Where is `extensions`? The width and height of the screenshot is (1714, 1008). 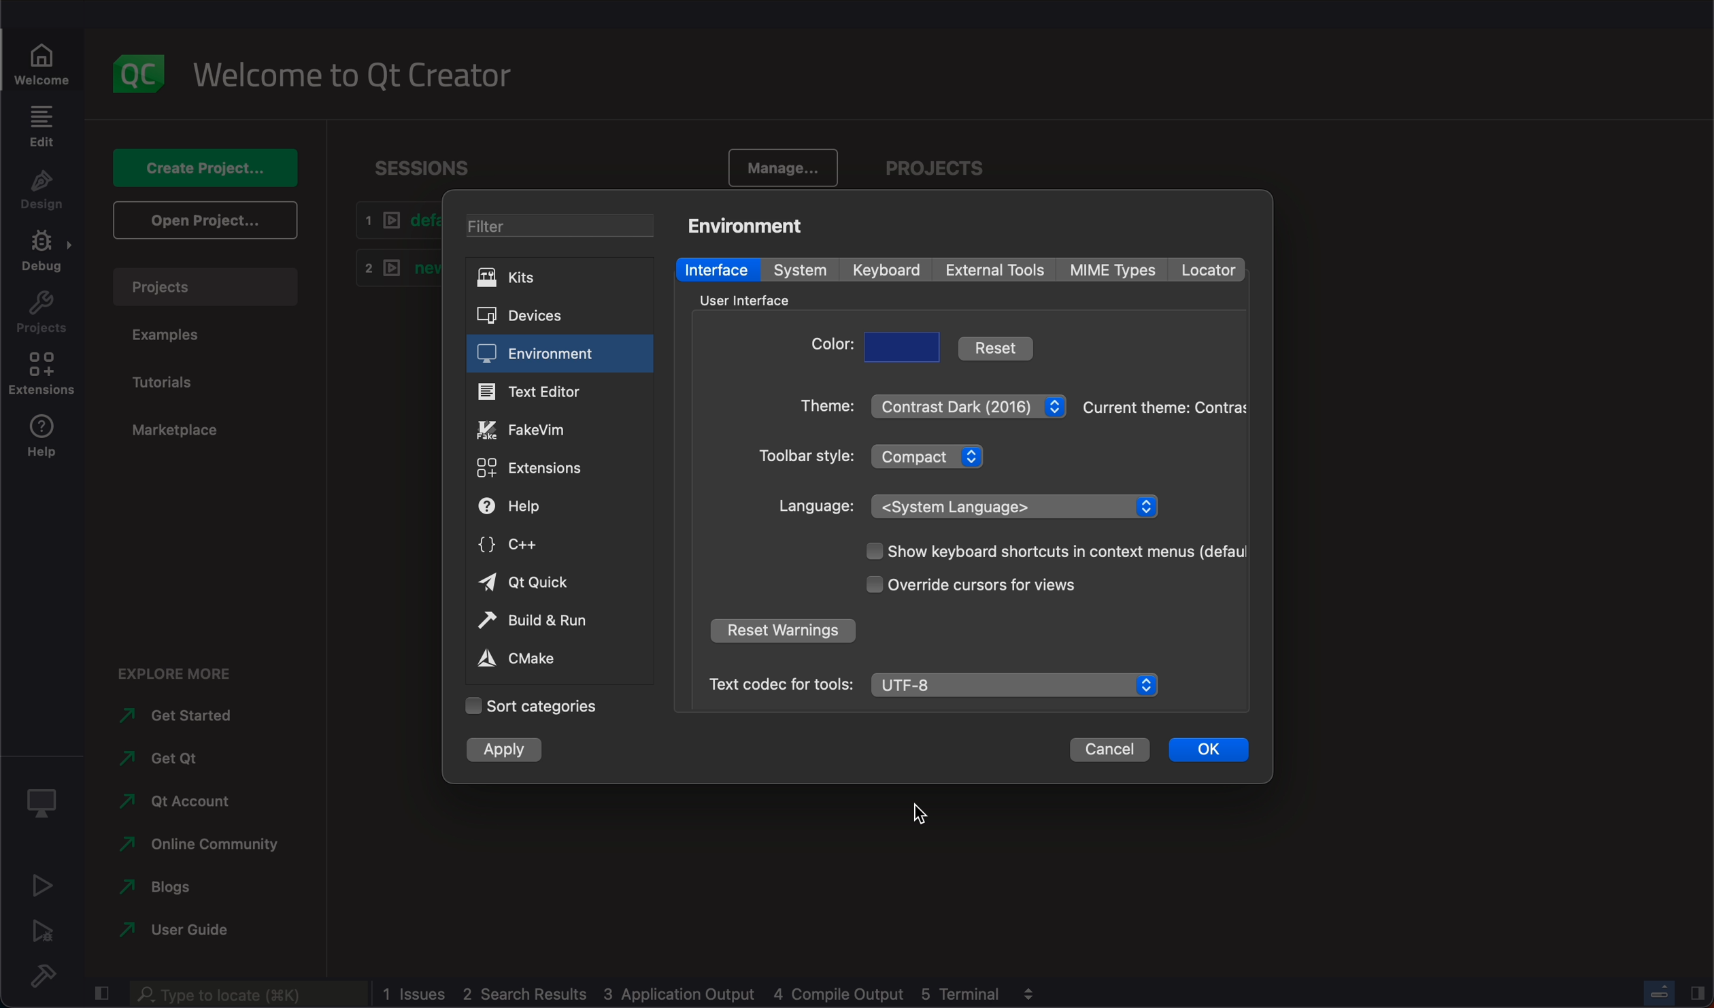 extensions is located at coordinates (46, 378).